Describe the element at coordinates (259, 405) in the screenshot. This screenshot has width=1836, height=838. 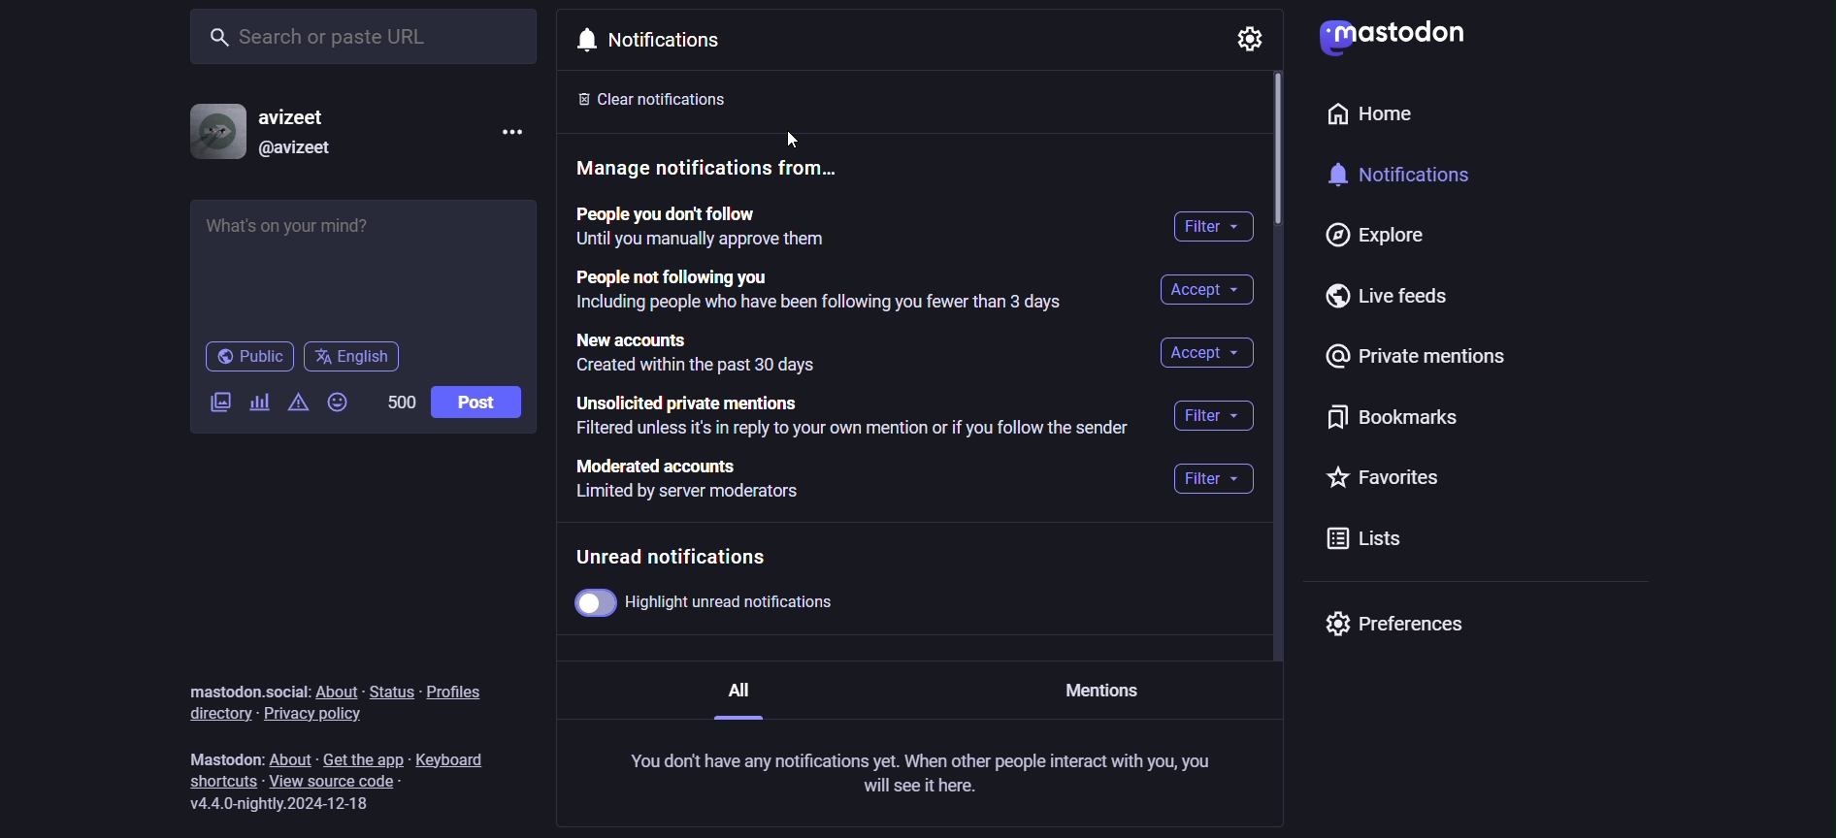
I see `add a poll` at that location.